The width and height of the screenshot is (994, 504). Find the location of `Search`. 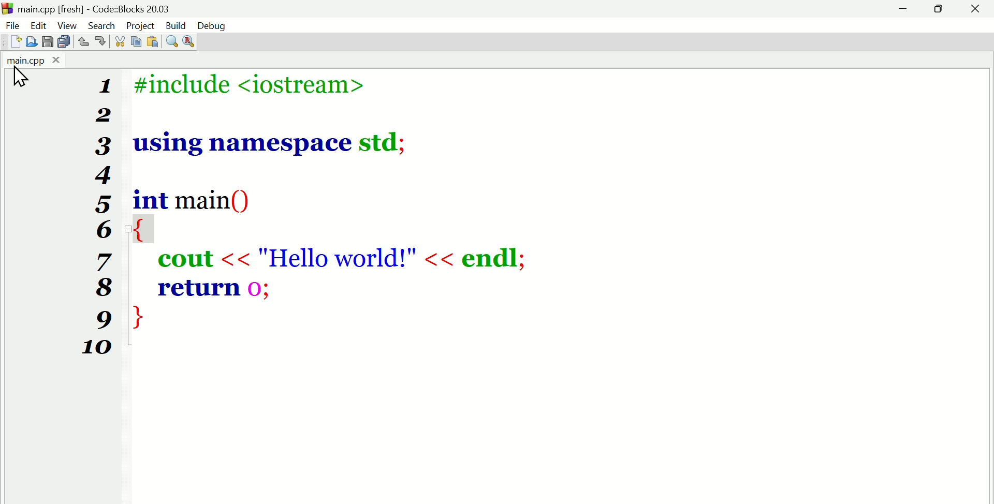

Search is located at coordinates (102, 23).